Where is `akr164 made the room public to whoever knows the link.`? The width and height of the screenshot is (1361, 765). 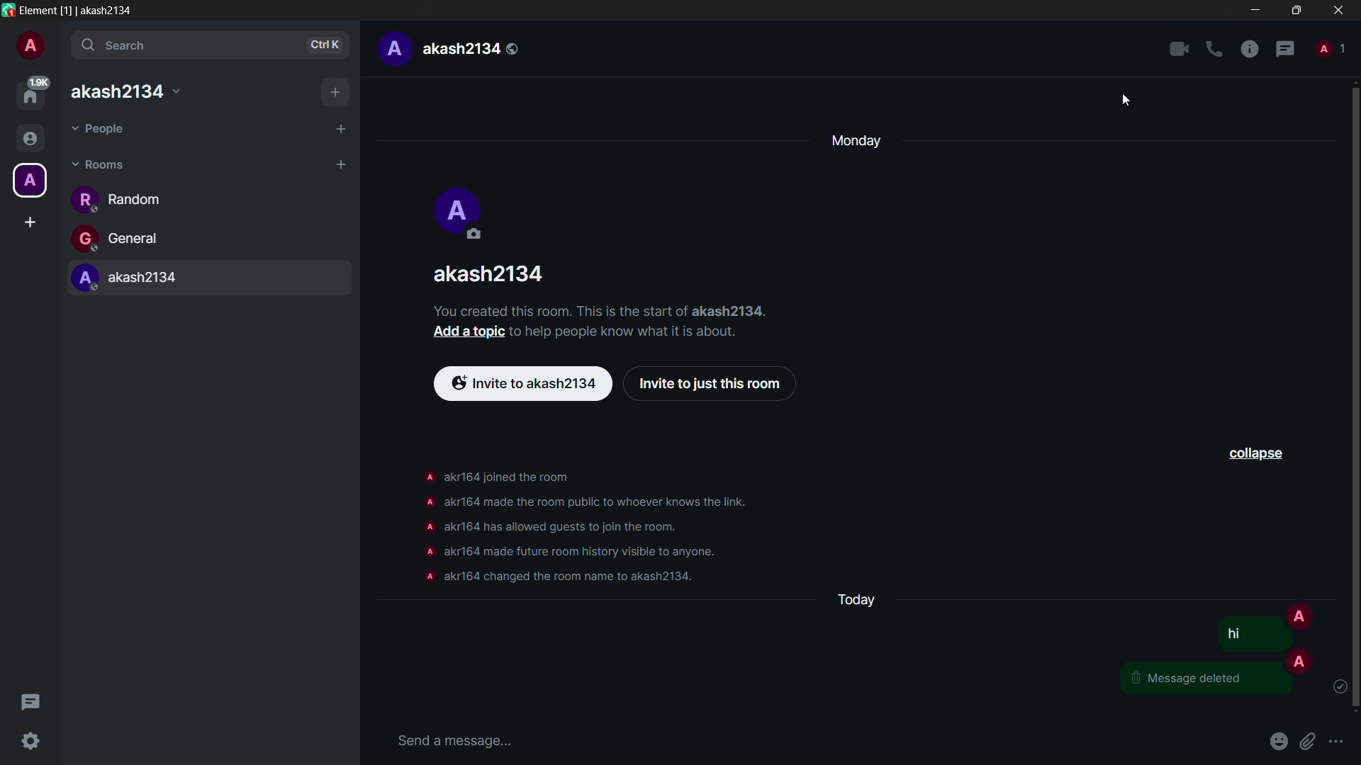
akr164 made the room public to whoever knows the link. is located at coordinates (603, 501).